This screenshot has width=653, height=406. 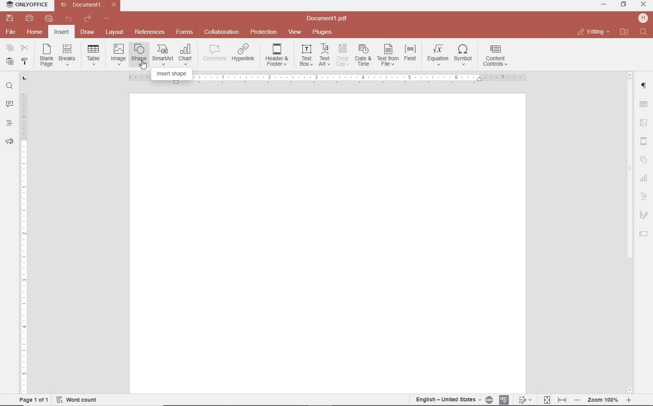 I want to click on DROP CAP, so click(x=342, y=55).